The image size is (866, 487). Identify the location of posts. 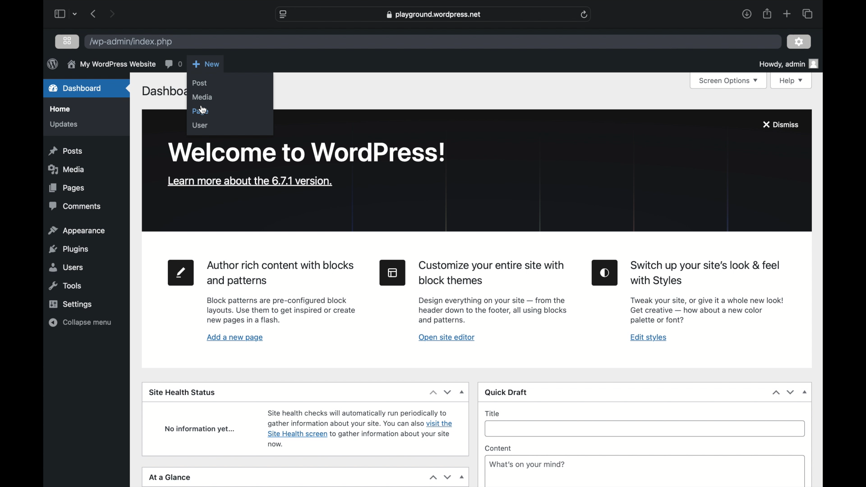
(65, 152).